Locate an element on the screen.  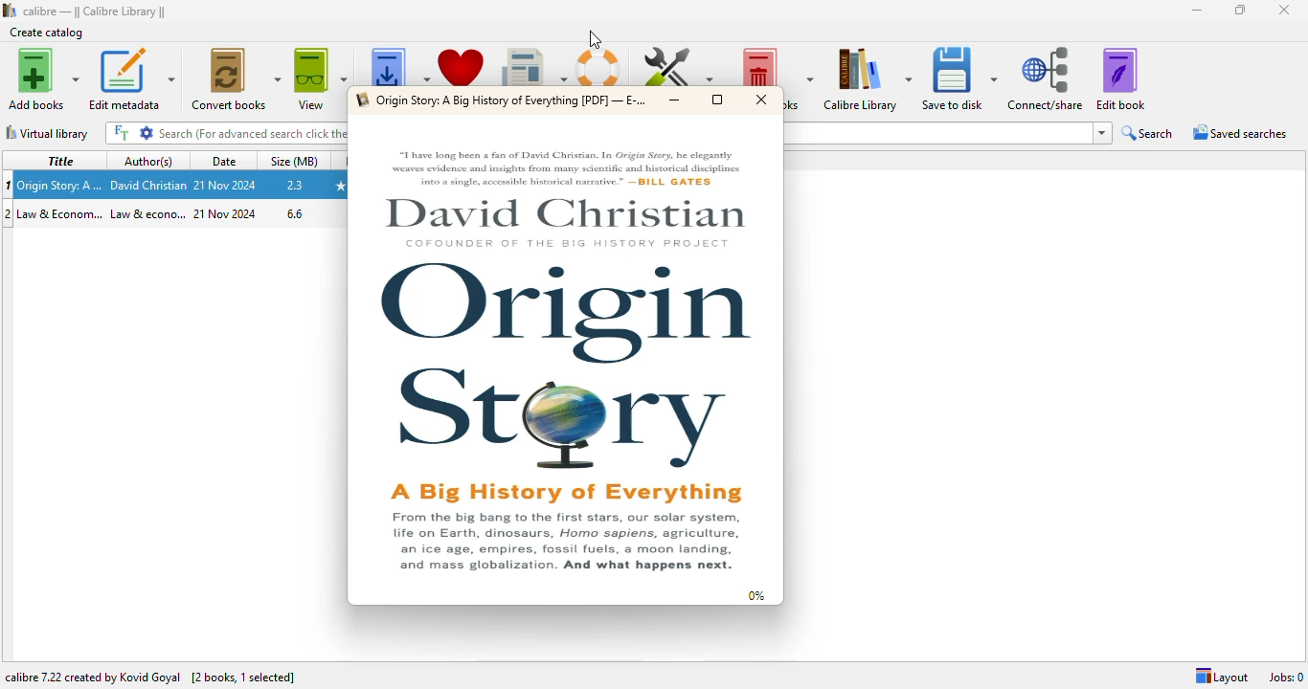
close is located at coordinates (1285, 10).